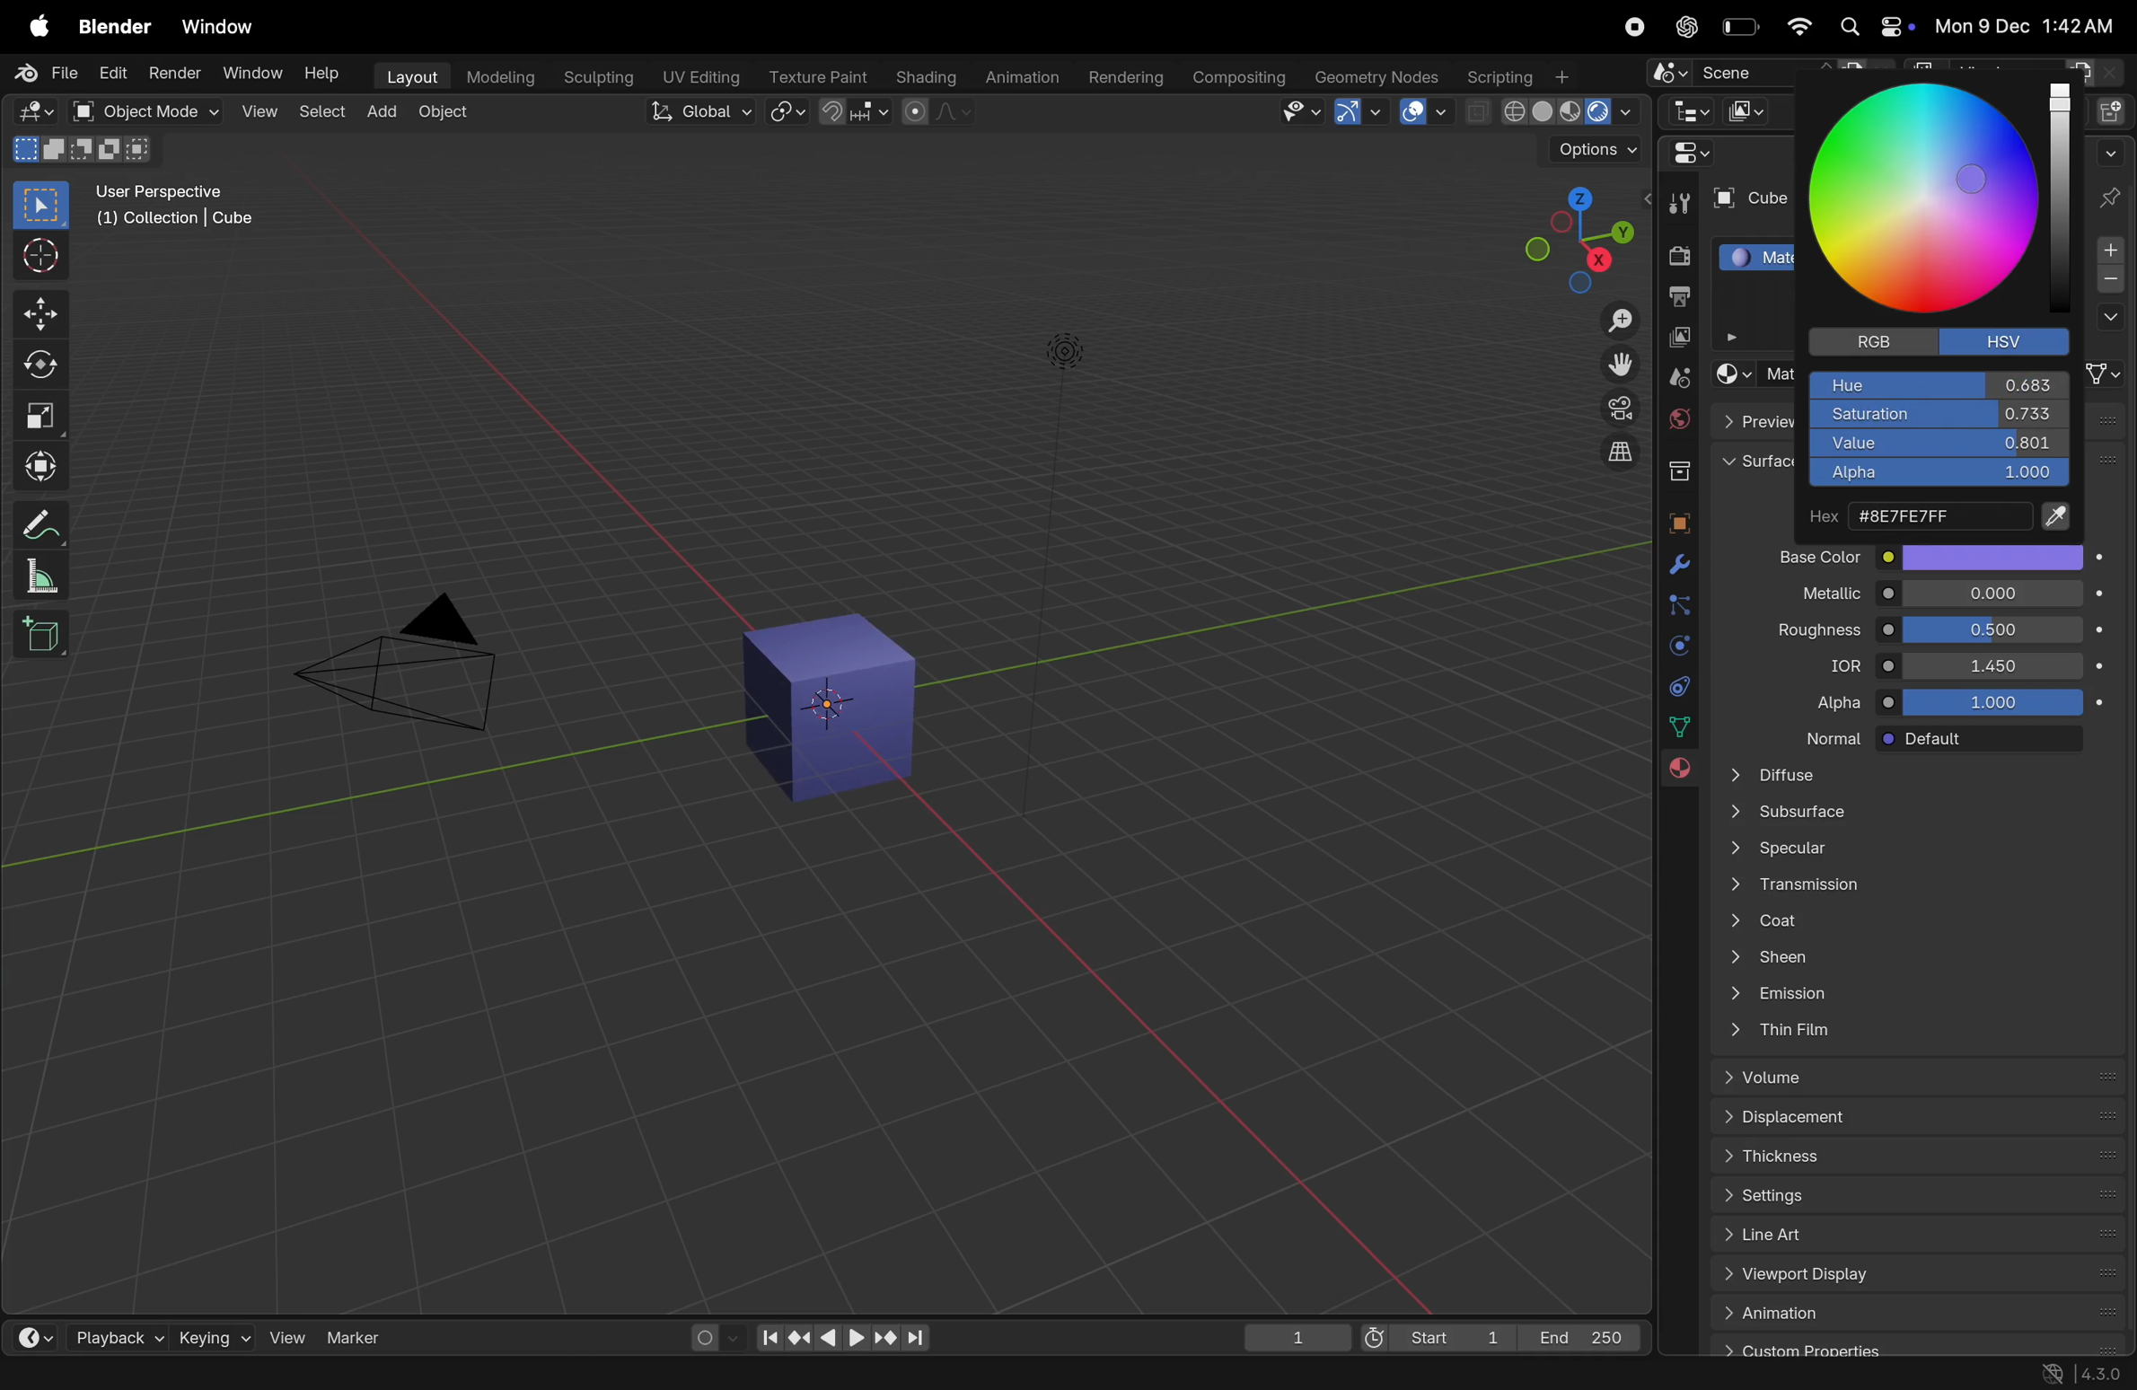 This screenshot has height=1390, width=2137. Describe the element at coordinates (35, 525) in the screenshot. I see `annotate` at that location.